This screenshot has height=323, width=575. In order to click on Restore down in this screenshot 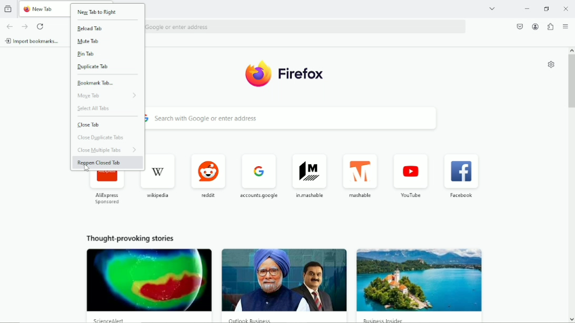, I will do `click(548, 8)`.